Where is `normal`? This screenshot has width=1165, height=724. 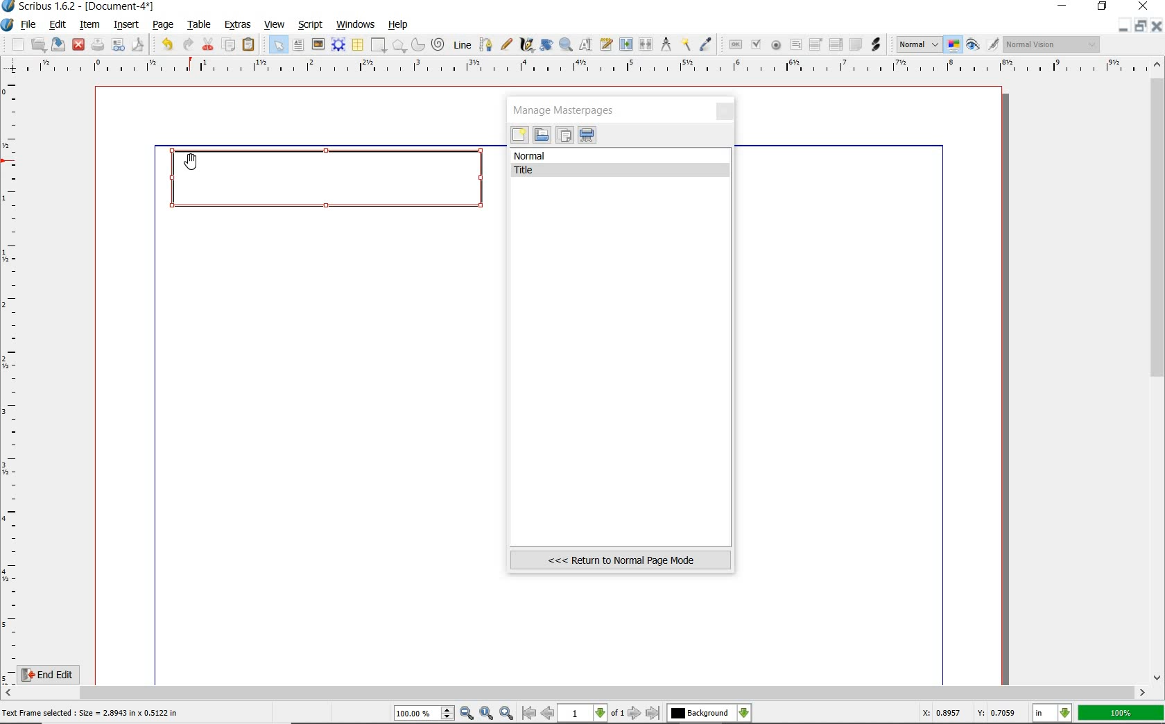 normal is located at coordinates (621, 156).